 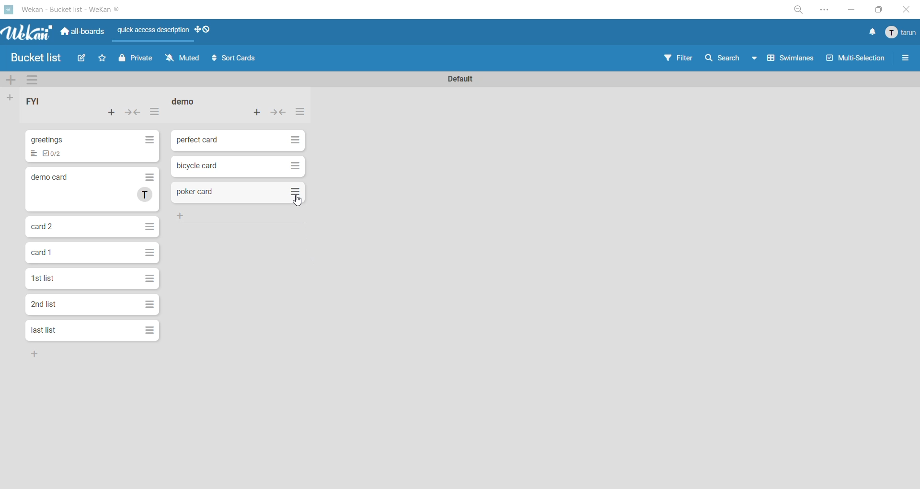 What do you see at coordinates (189, 102) in the screenshot?
I see `list title ` at bounding box center [189, 102].